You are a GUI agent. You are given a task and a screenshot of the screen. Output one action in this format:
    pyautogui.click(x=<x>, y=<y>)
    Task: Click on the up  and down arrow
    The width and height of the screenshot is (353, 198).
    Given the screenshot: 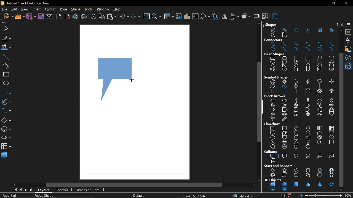 What is the action you would take?
    pyautogui.click(x=331, y=100)
    